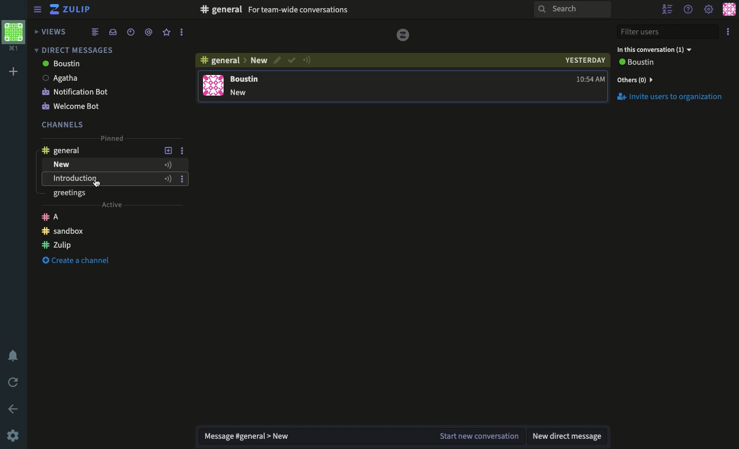 This screenshot has width=739, height=449. Describe the element at coordinates (108, 245) in the screenshot. I see `Channel Zulip ` at that location.